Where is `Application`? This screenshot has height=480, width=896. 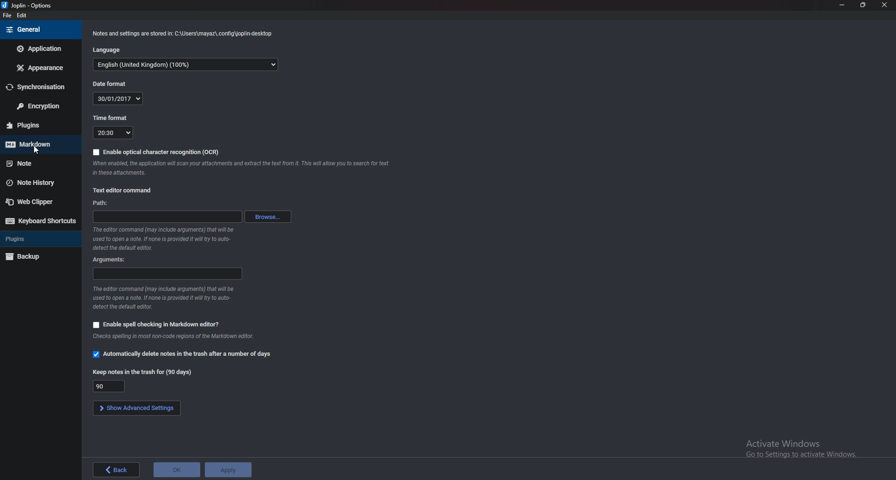
Application is located at coordinates (38, 49).